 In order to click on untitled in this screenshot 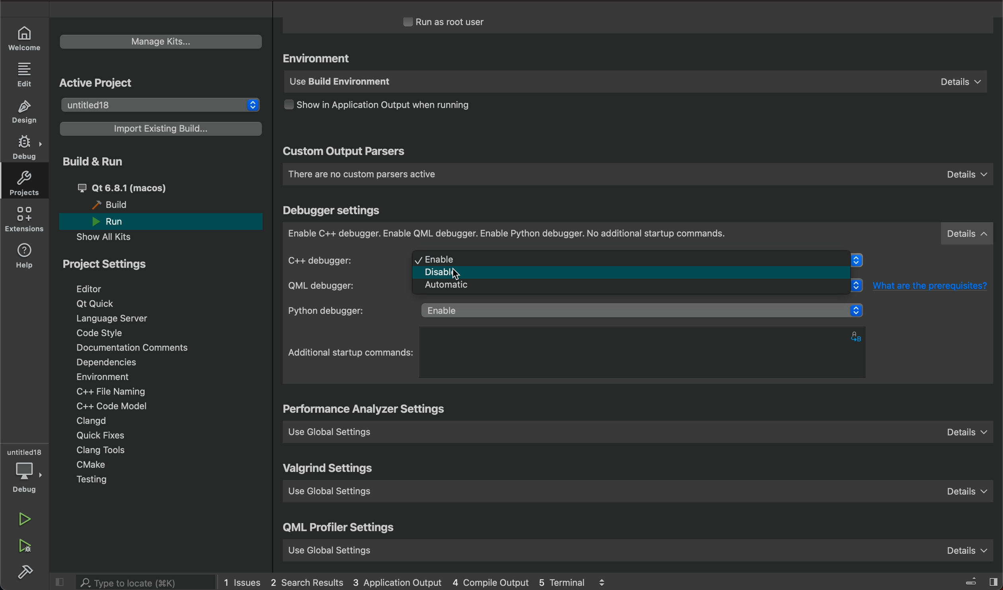, I will do `click(158, 104)`.